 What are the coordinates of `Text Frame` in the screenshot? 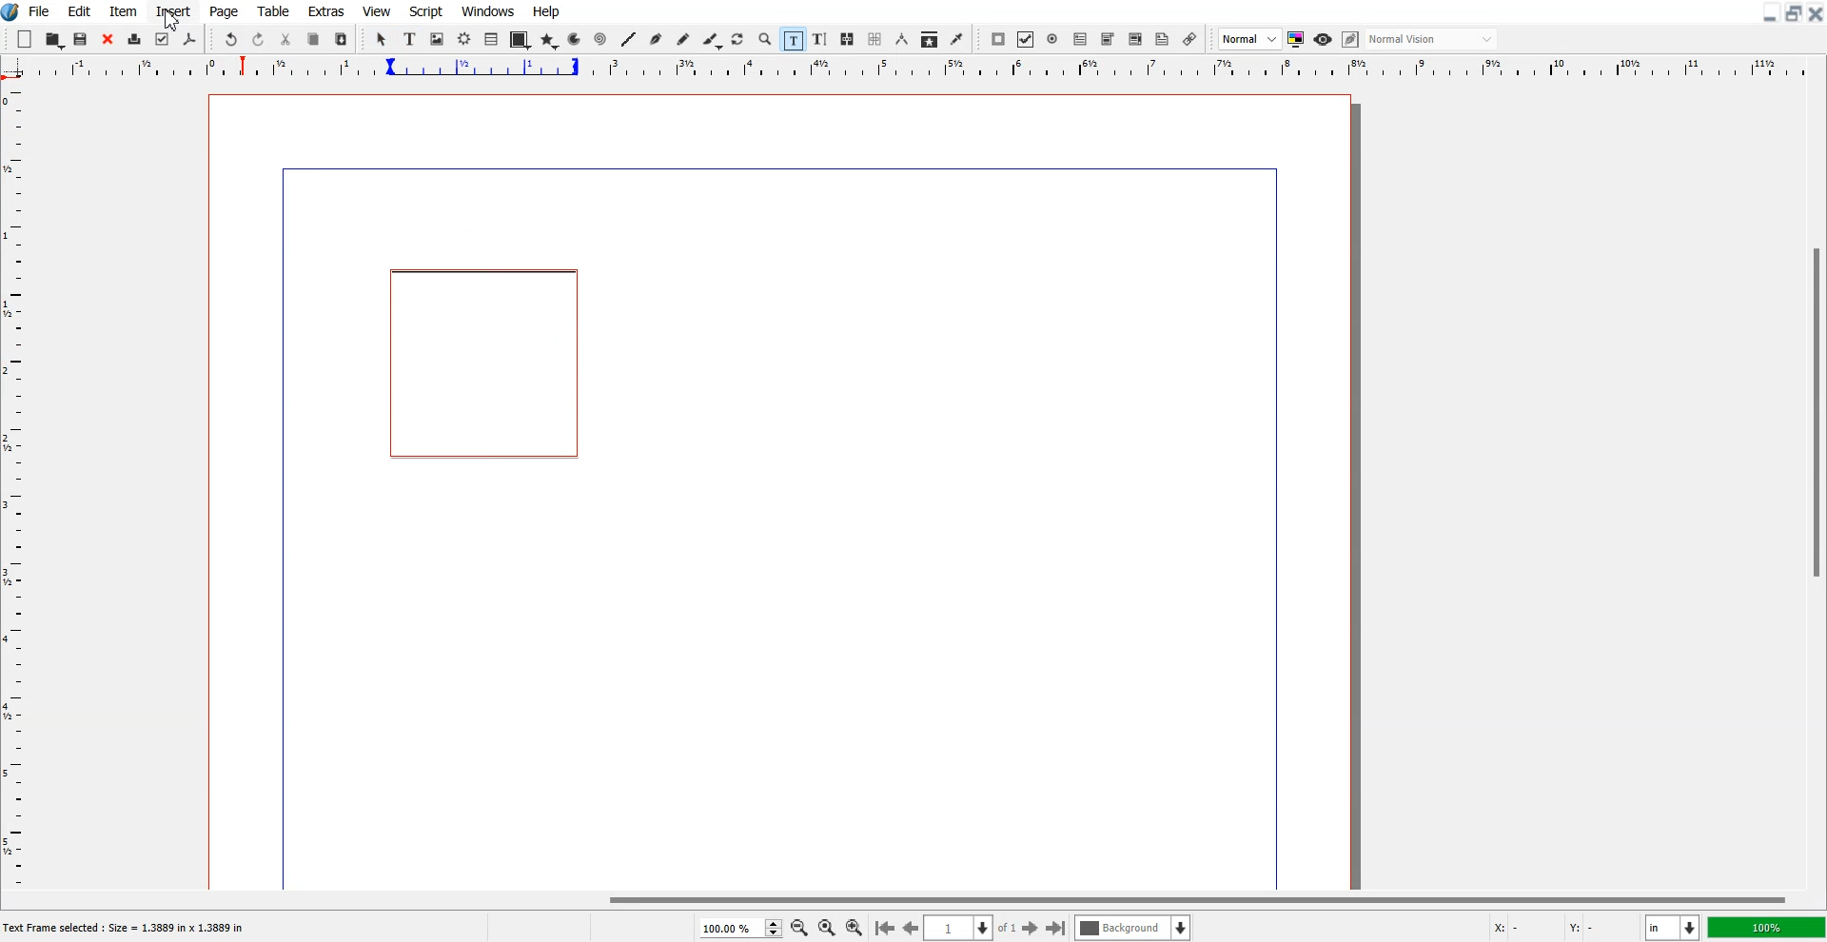 It's located at (411, 39).